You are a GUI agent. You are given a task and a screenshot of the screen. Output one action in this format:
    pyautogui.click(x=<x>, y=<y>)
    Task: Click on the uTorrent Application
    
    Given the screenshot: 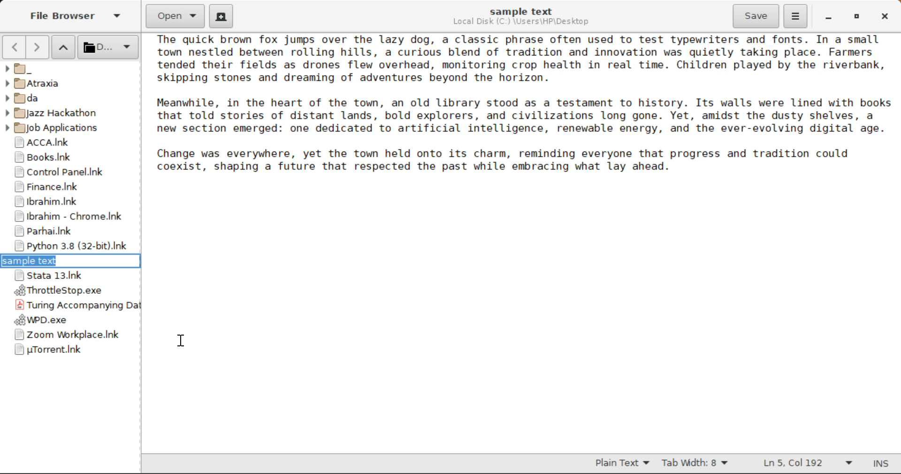 What is the action you would take?
    pyautogui.click(x=68, y=352)
    